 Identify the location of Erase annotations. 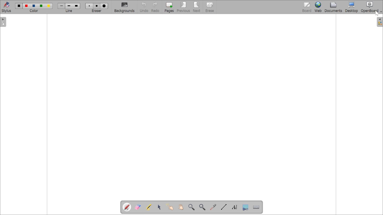
(137, 207).